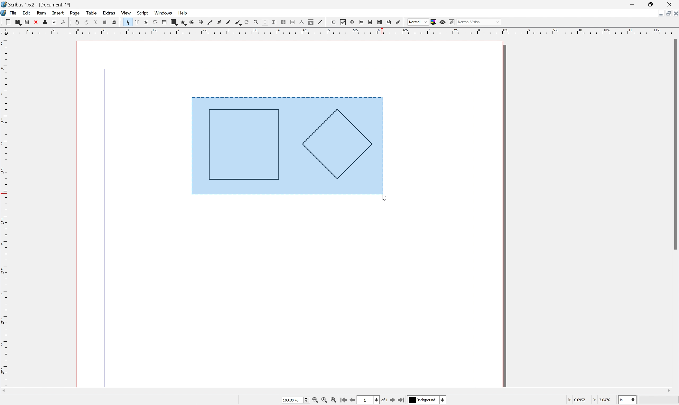 This screenshot has width=679, height=405. I want to click on Scroll Bar, so click(675, 144).